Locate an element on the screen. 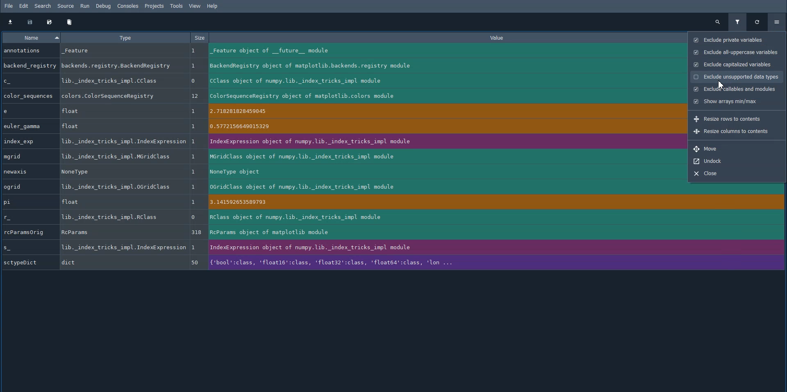 This screenshot has height=392, width=787. float is located at coordinates (114, 111).